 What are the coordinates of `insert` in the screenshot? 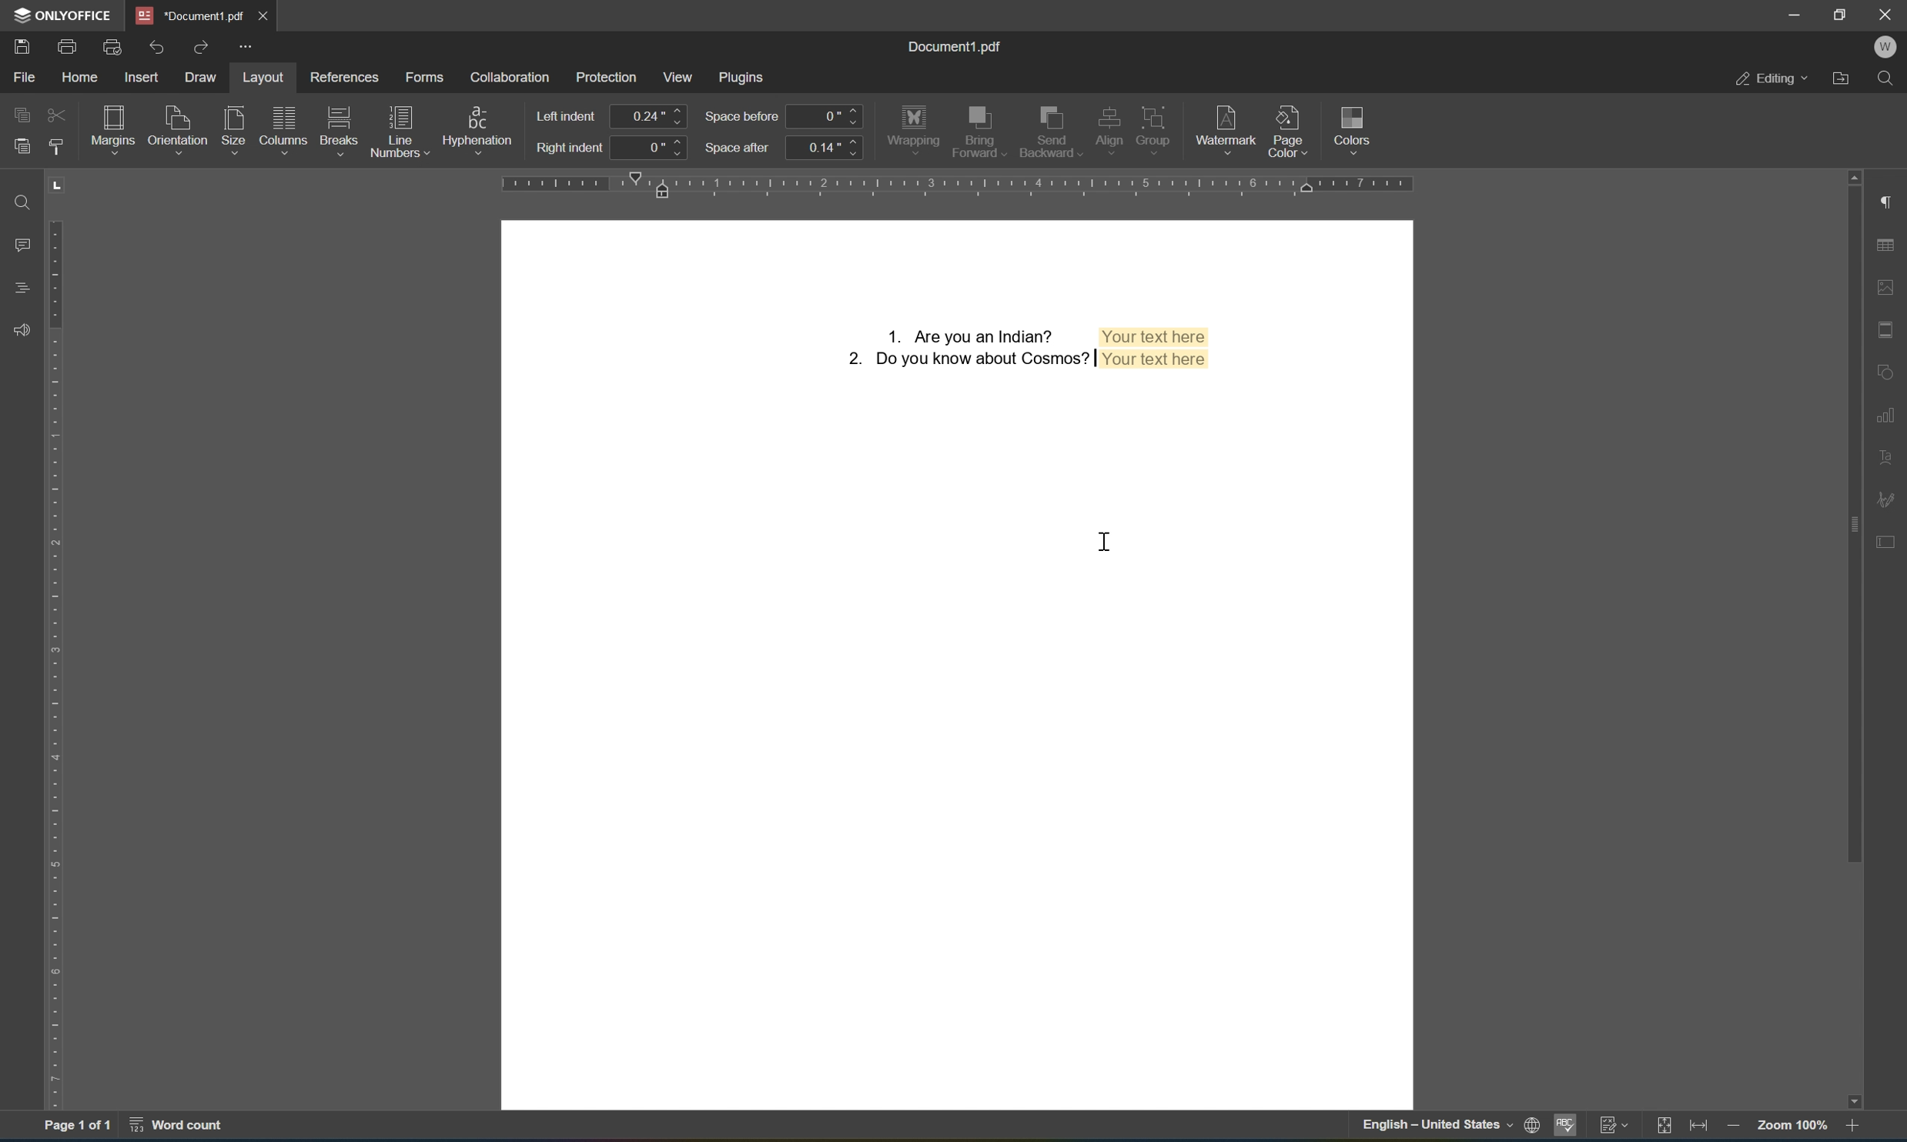 It's located at (146, 77).